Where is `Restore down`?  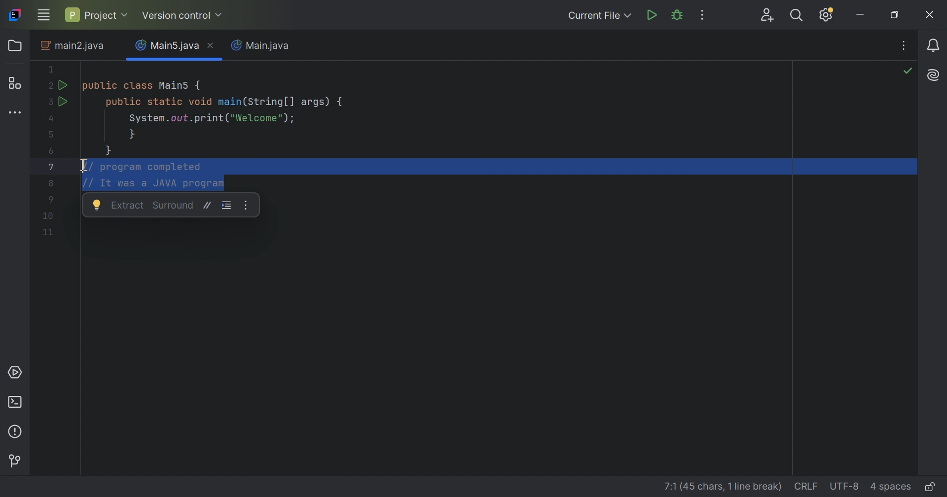
Restore down is located at coordinates (897, 16).